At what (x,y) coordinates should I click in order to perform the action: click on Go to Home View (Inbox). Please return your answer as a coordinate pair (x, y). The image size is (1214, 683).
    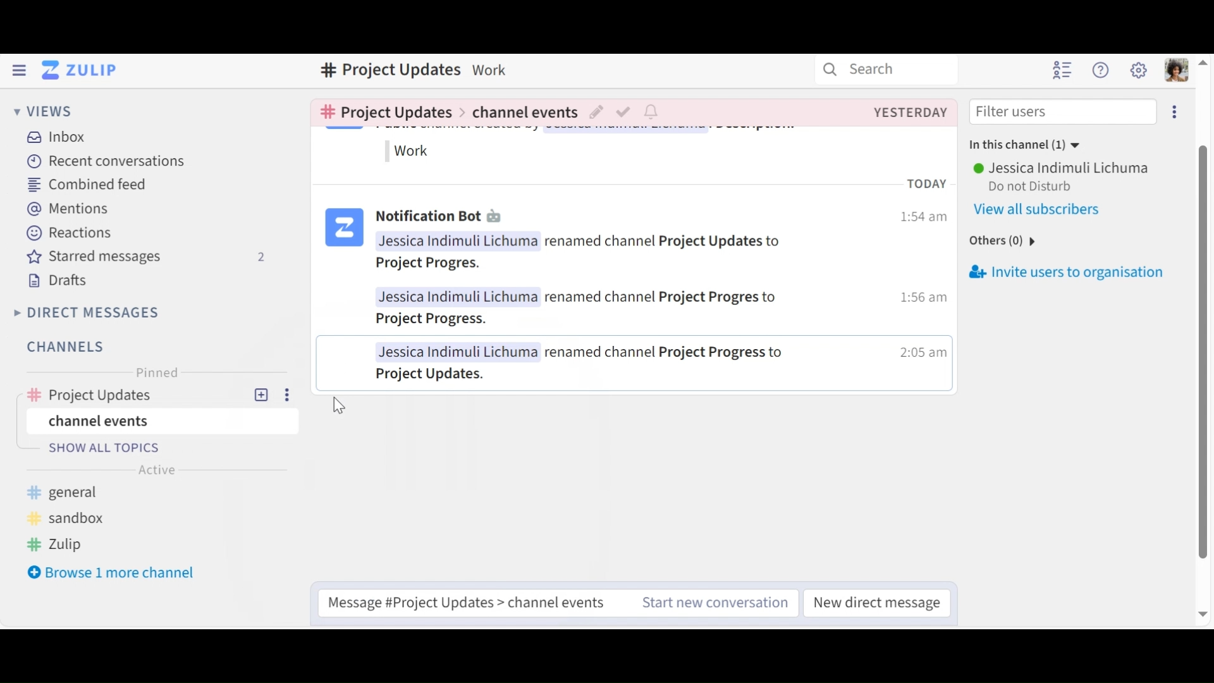
    Looking at the image, I should click on (80, 70).